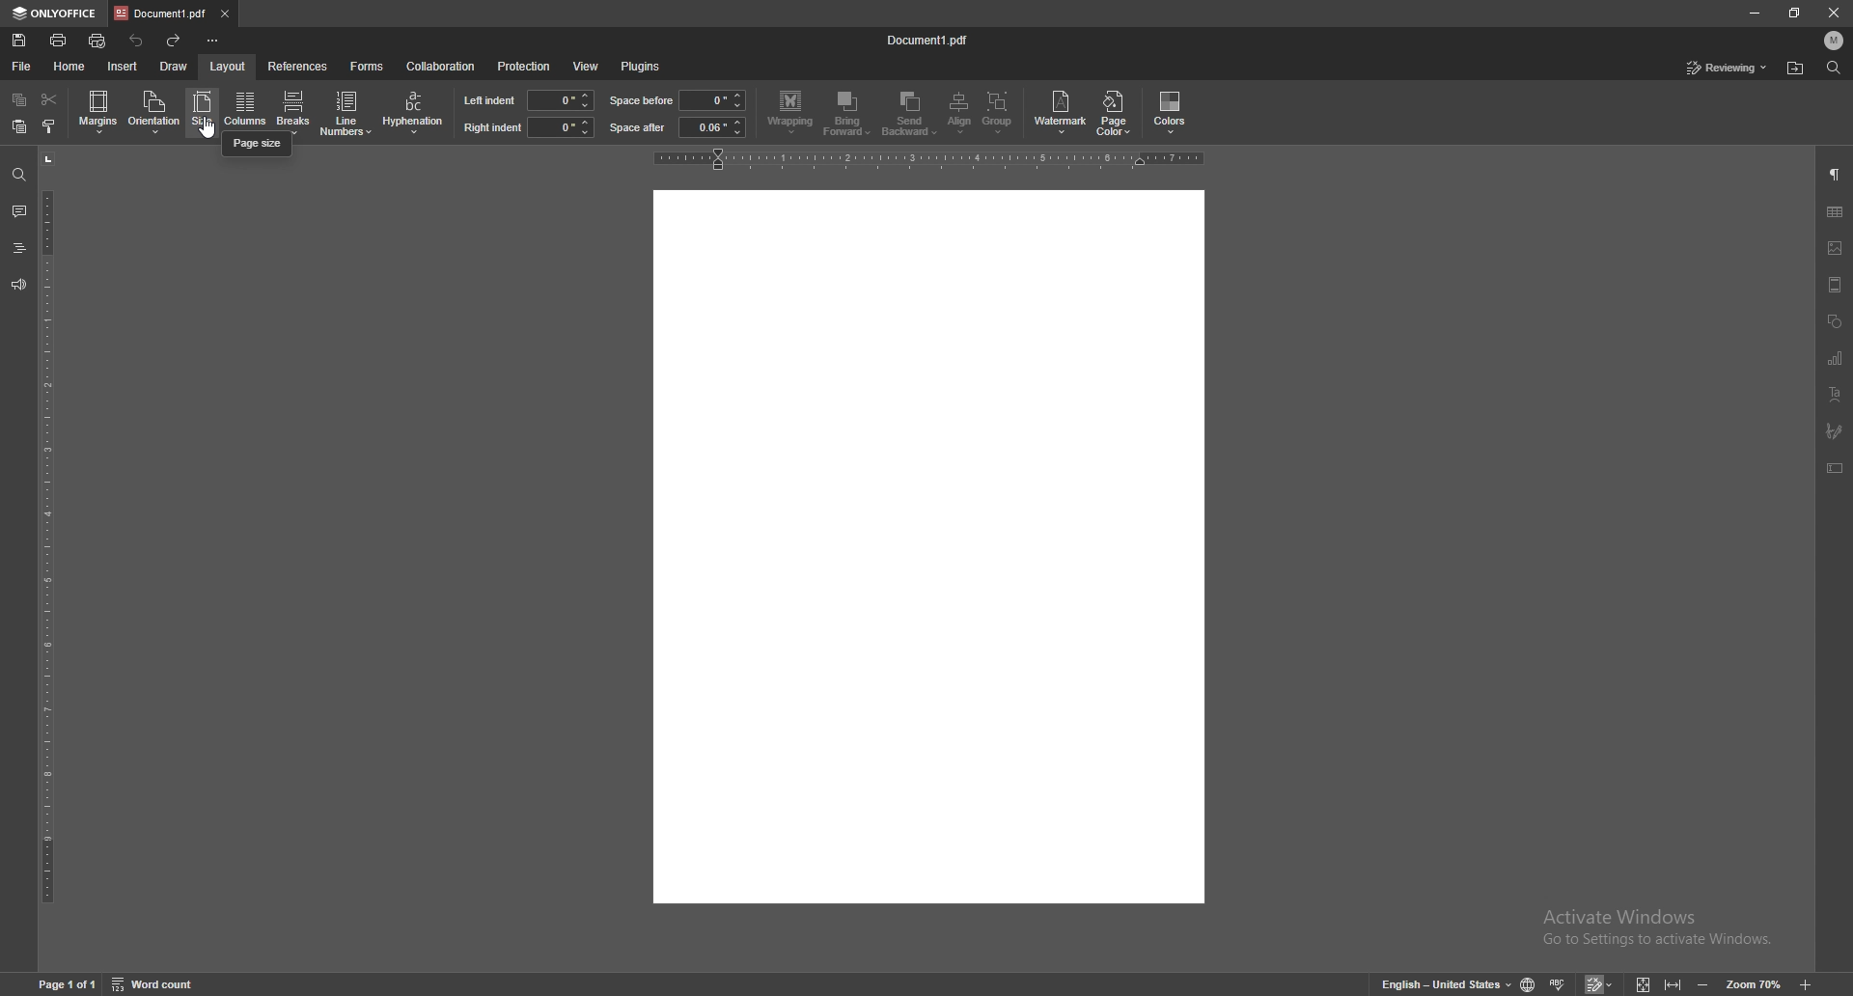 This screenshot has height=996, width=1853. What do you see at coordinates (1754, 13) in the screenshot?
I see `minimize` at bounding box center [1754, 13].